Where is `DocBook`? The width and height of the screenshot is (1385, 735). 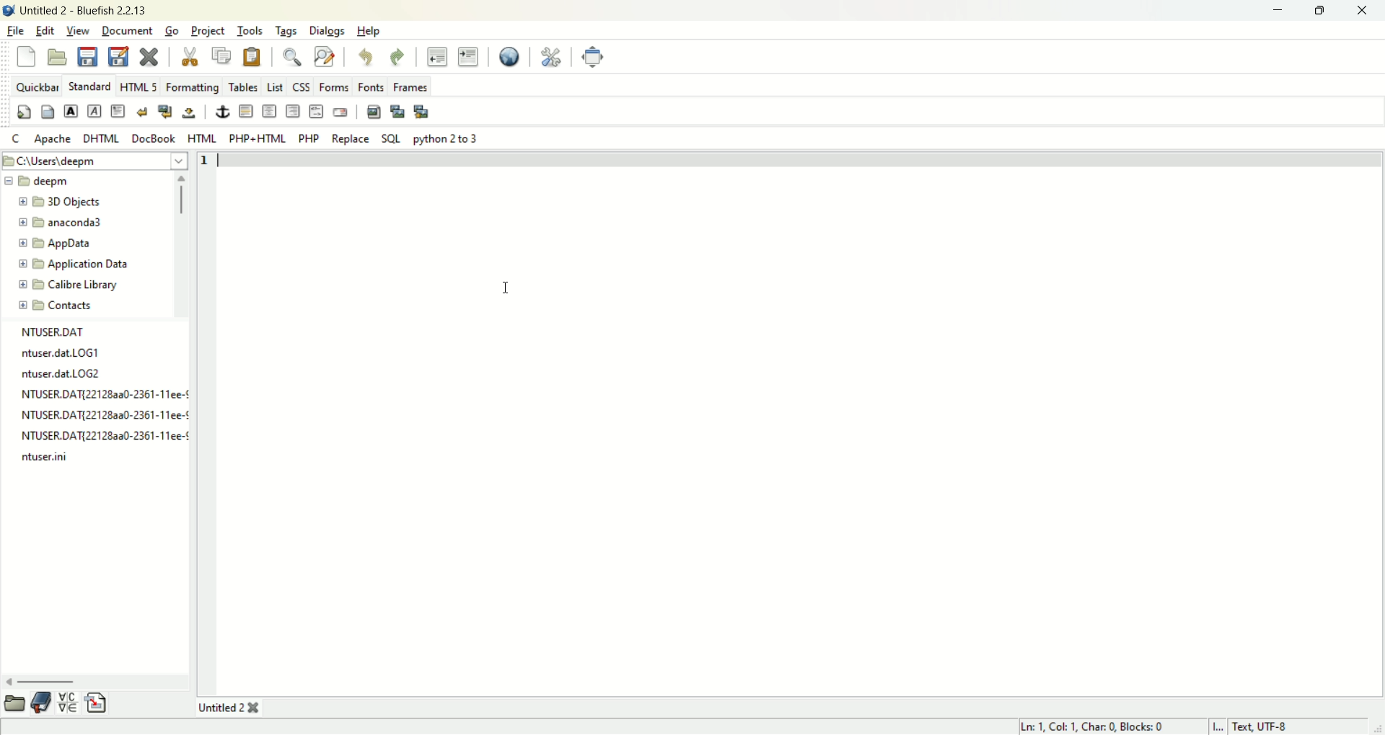
DocBook is located at coordinates (154, 139).